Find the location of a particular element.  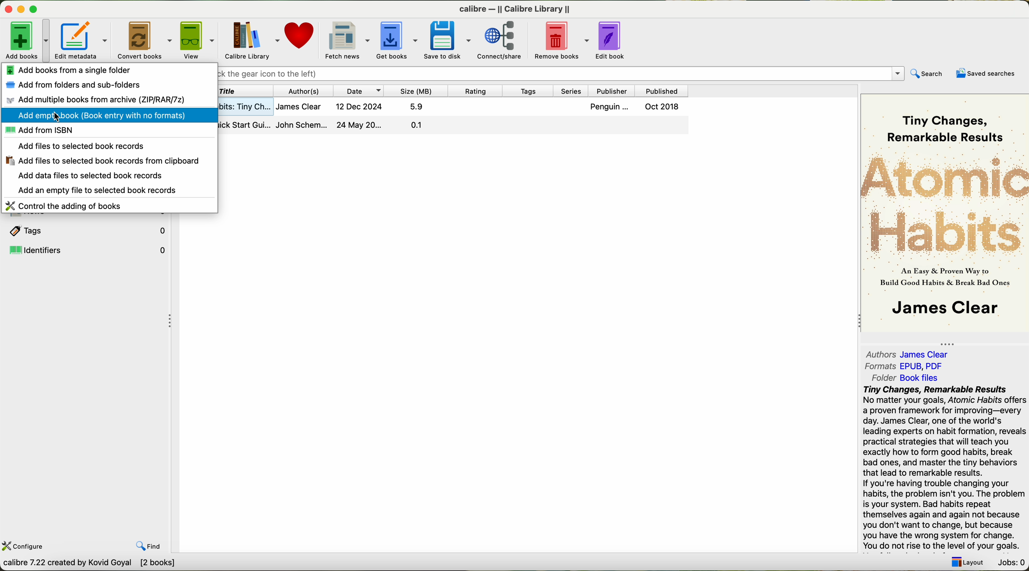

edit metadata is located at coordinates (82, 40).